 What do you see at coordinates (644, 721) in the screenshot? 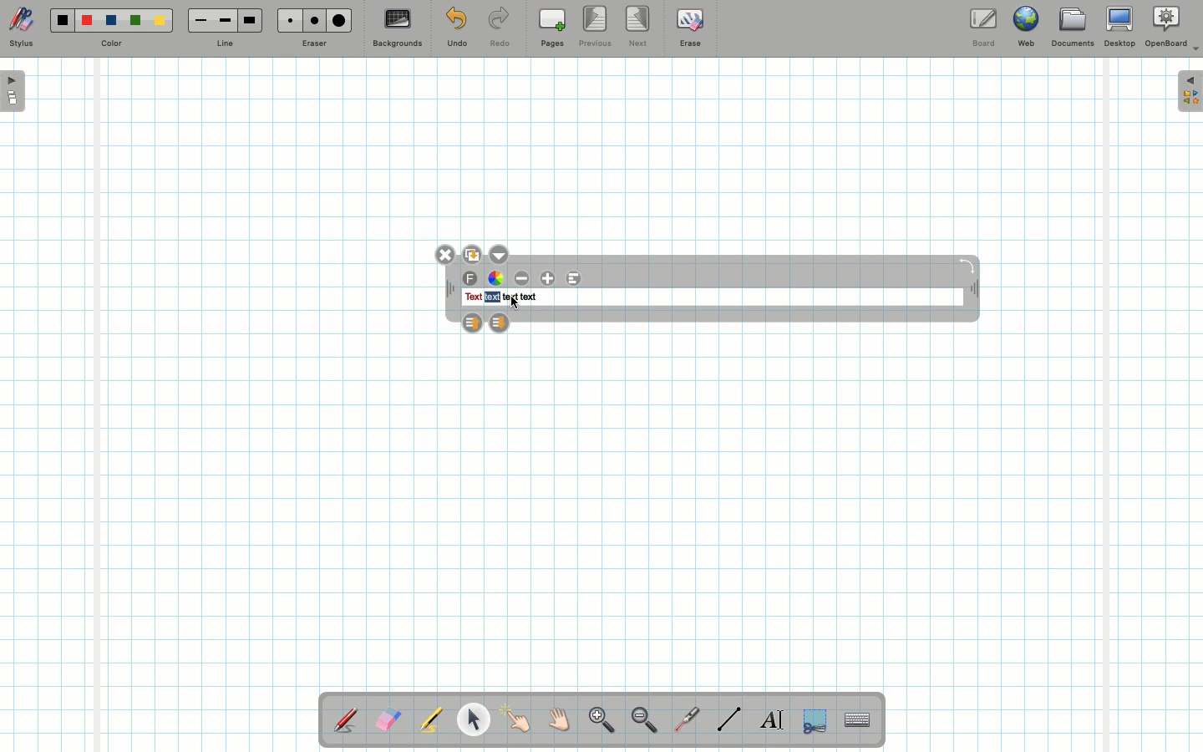
I see `Zoom out` at bounding box center [644, 721].